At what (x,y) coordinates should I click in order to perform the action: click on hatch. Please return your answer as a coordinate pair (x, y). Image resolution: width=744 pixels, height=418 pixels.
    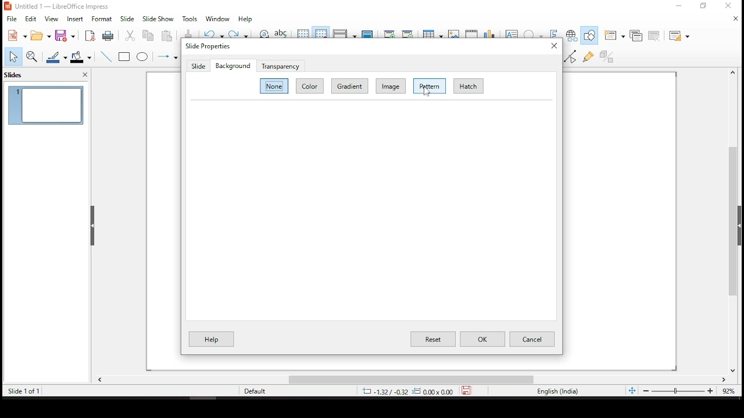
    Looking at the image, I should click on (468, 85).